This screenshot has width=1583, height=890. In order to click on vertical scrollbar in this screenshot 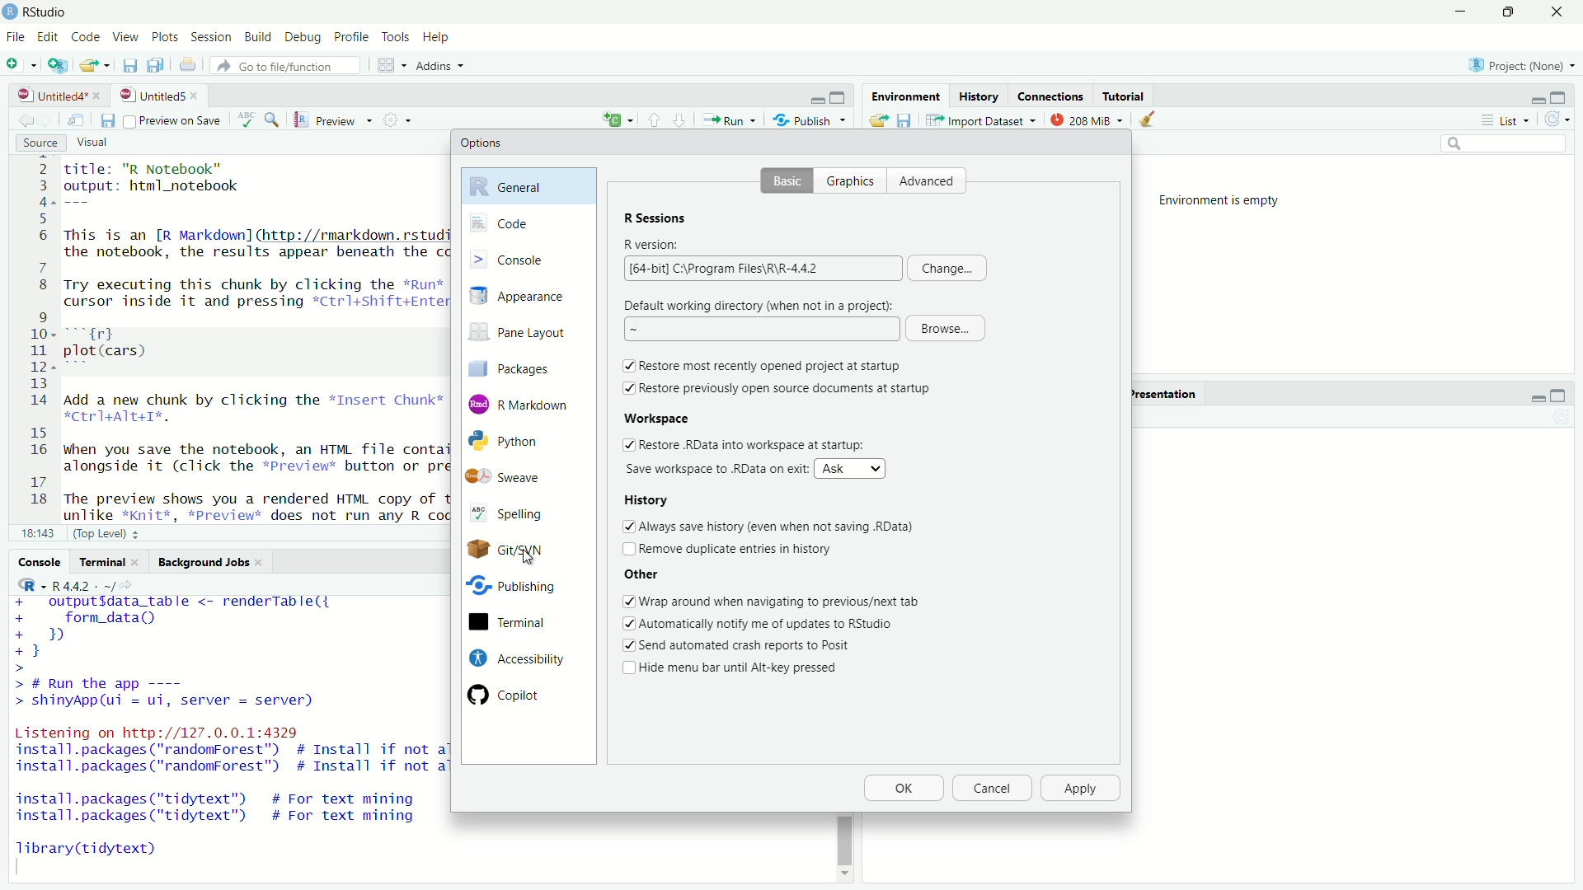, I will do `click(844, 840)`.